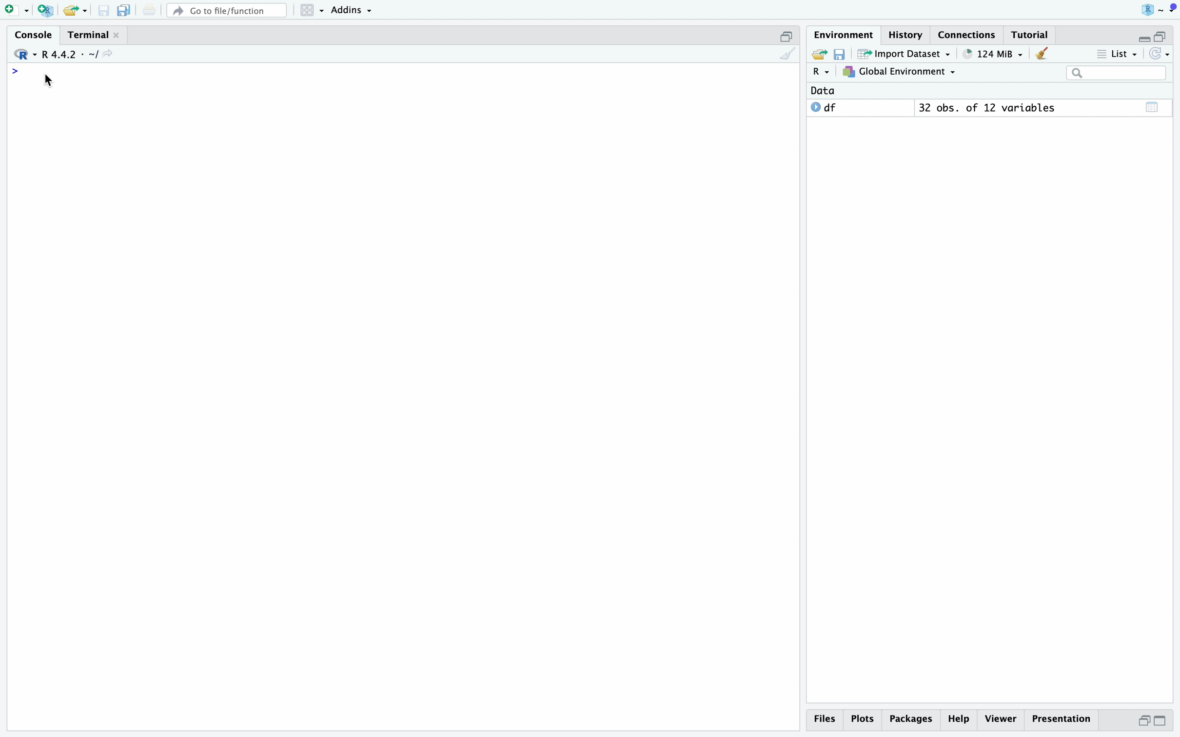  What do you see at coordinates (18, 11) in the screenshot?
I see `Add file as` at bounding box center [18, 11].